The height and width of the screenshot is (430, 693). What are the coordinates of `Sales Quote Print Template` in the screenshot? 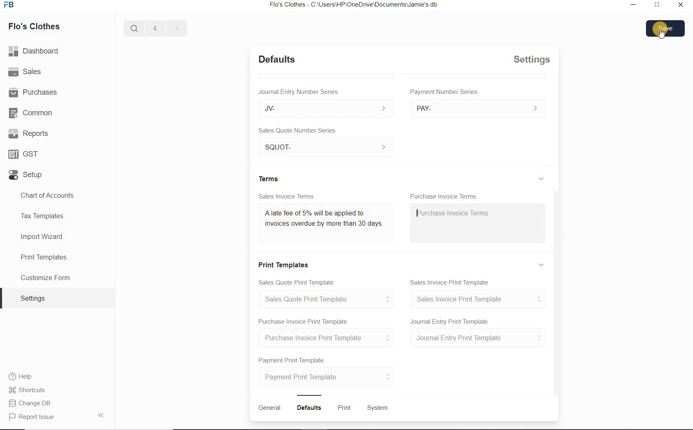 It's located at (298, 281).